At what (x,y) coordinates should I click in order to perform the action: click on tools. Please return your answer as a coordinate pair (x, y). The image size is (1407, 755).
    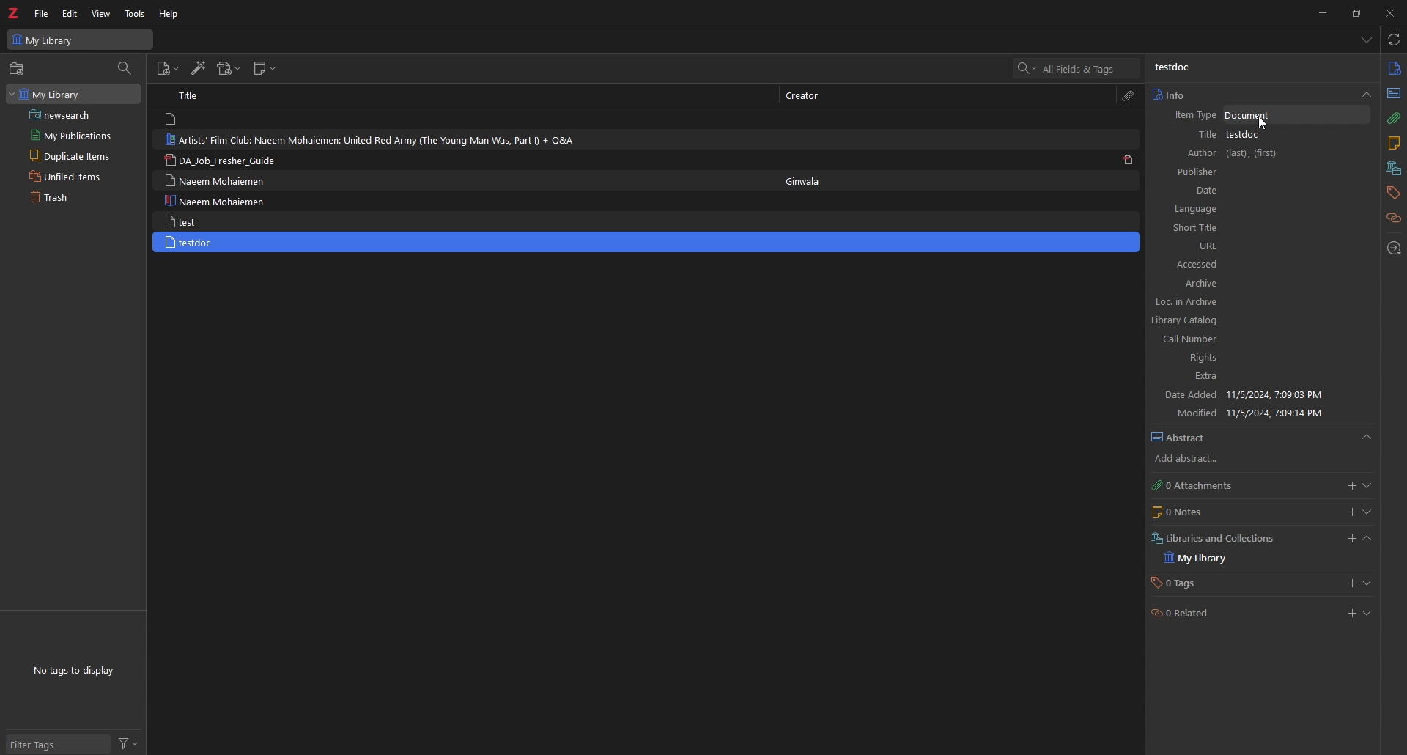
    Looking at the image, I should click on (134, 14).